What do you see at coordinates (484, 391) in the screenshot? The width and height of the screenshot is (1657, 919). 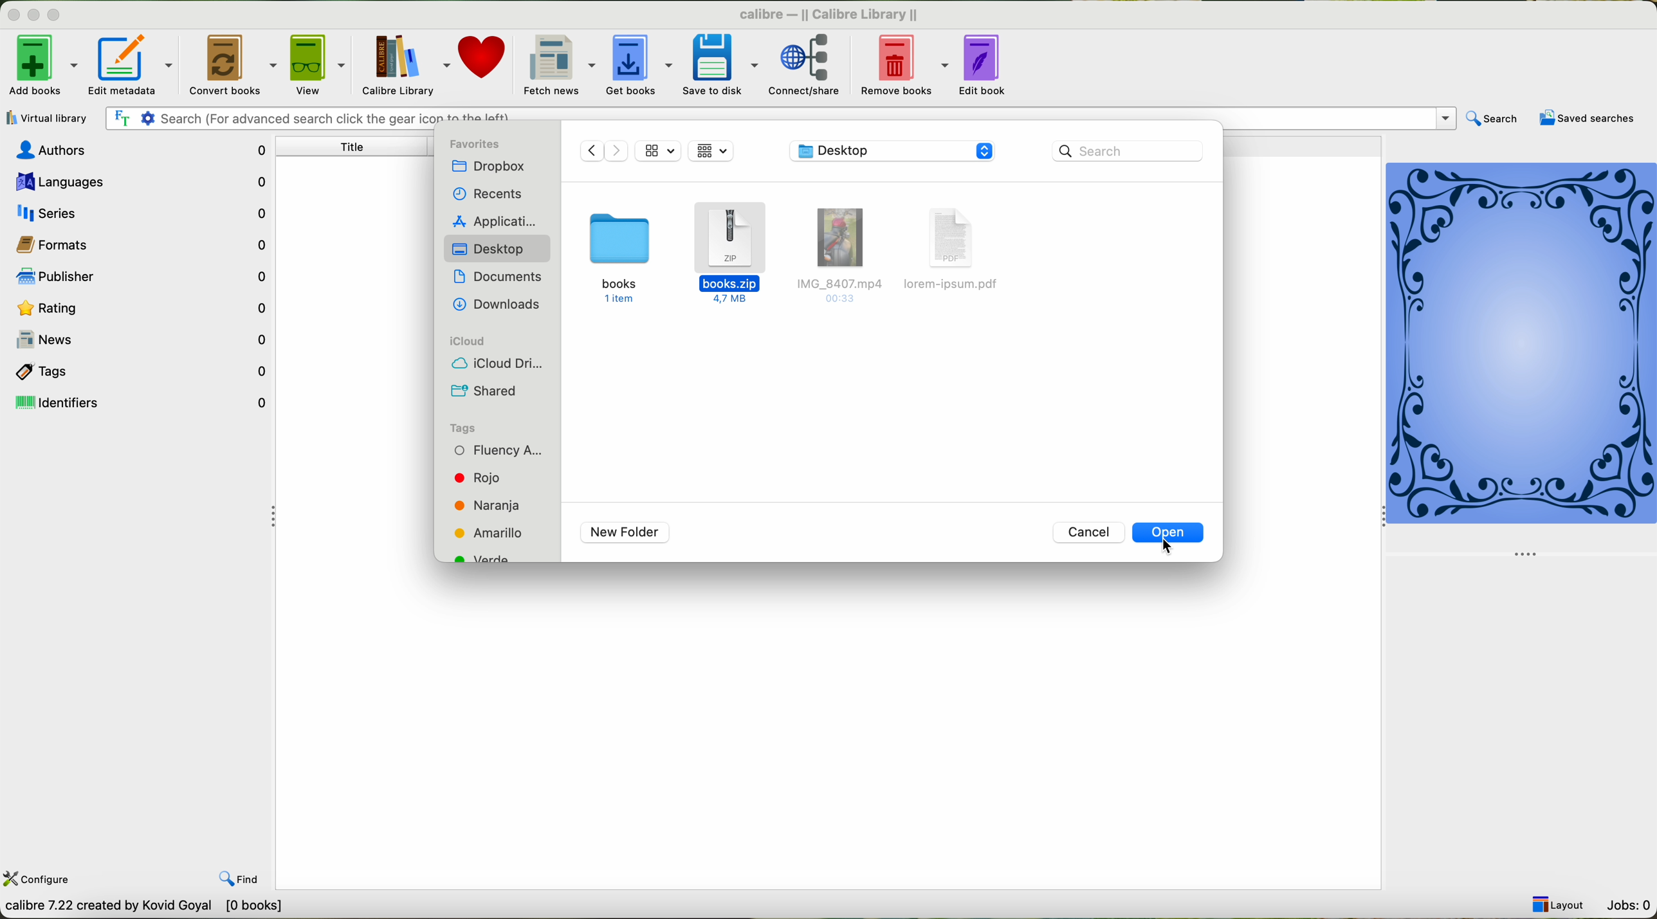 I see `shared` at bounding box center [484, 391].